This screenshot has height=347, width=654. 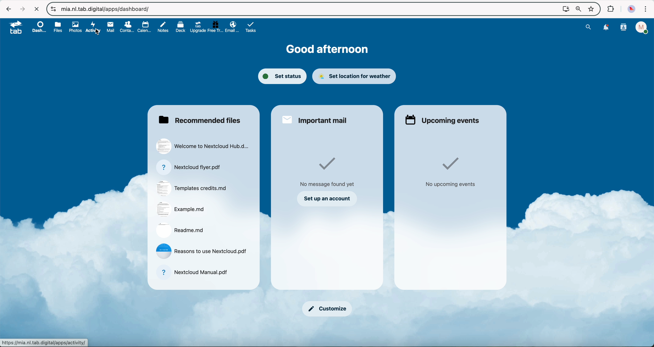 What do you see at coordinates (190, 167) in the screenshot?
I see `file` at bounding box center [190, 167].